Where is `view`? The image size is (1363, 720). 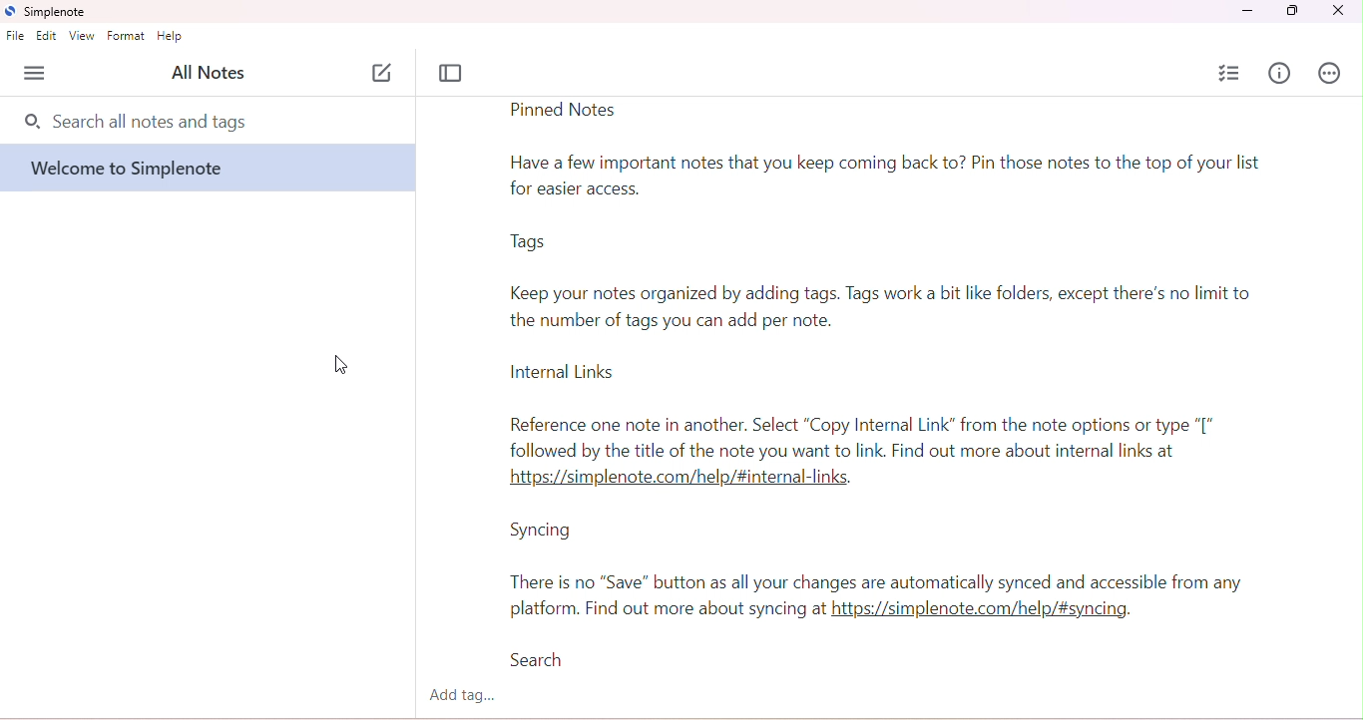
view is located at coordinates (83, 36).